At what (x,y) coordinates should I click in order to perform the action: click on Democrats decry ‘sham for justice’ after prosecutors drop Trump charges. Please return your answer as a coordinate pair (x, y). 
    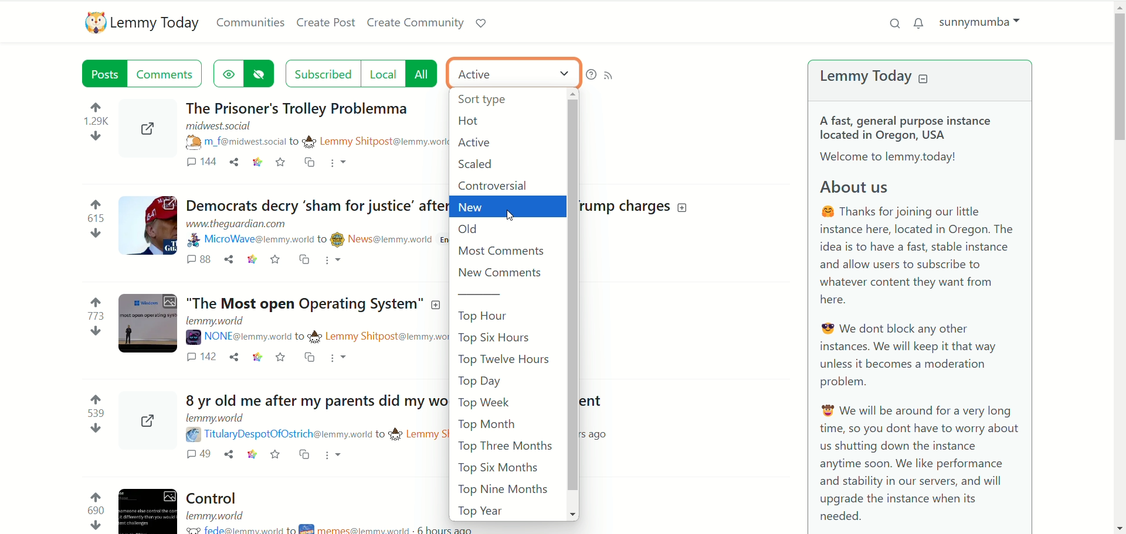
    Looking at the image, I should click on (314, 206).